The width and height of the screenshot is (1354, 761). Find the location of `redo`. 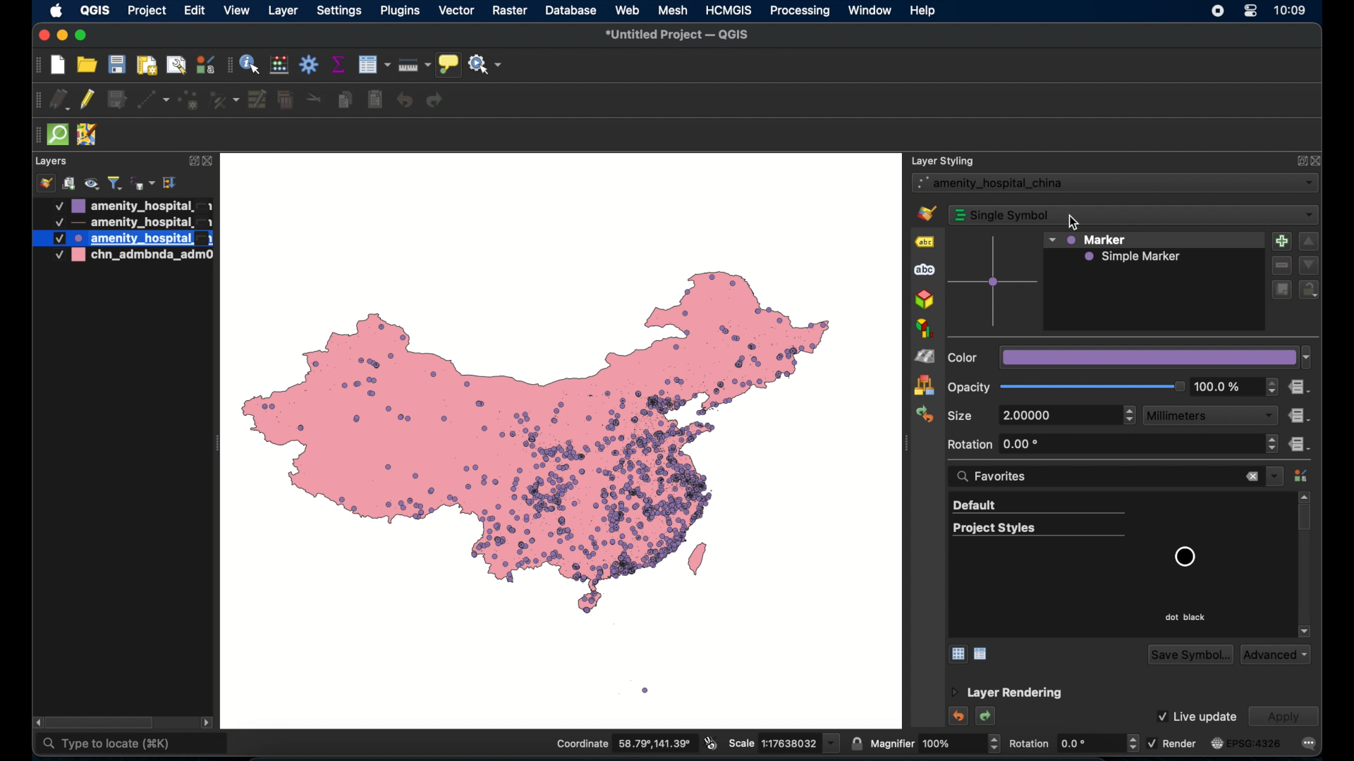

redo is located at coordinates (987, 717).